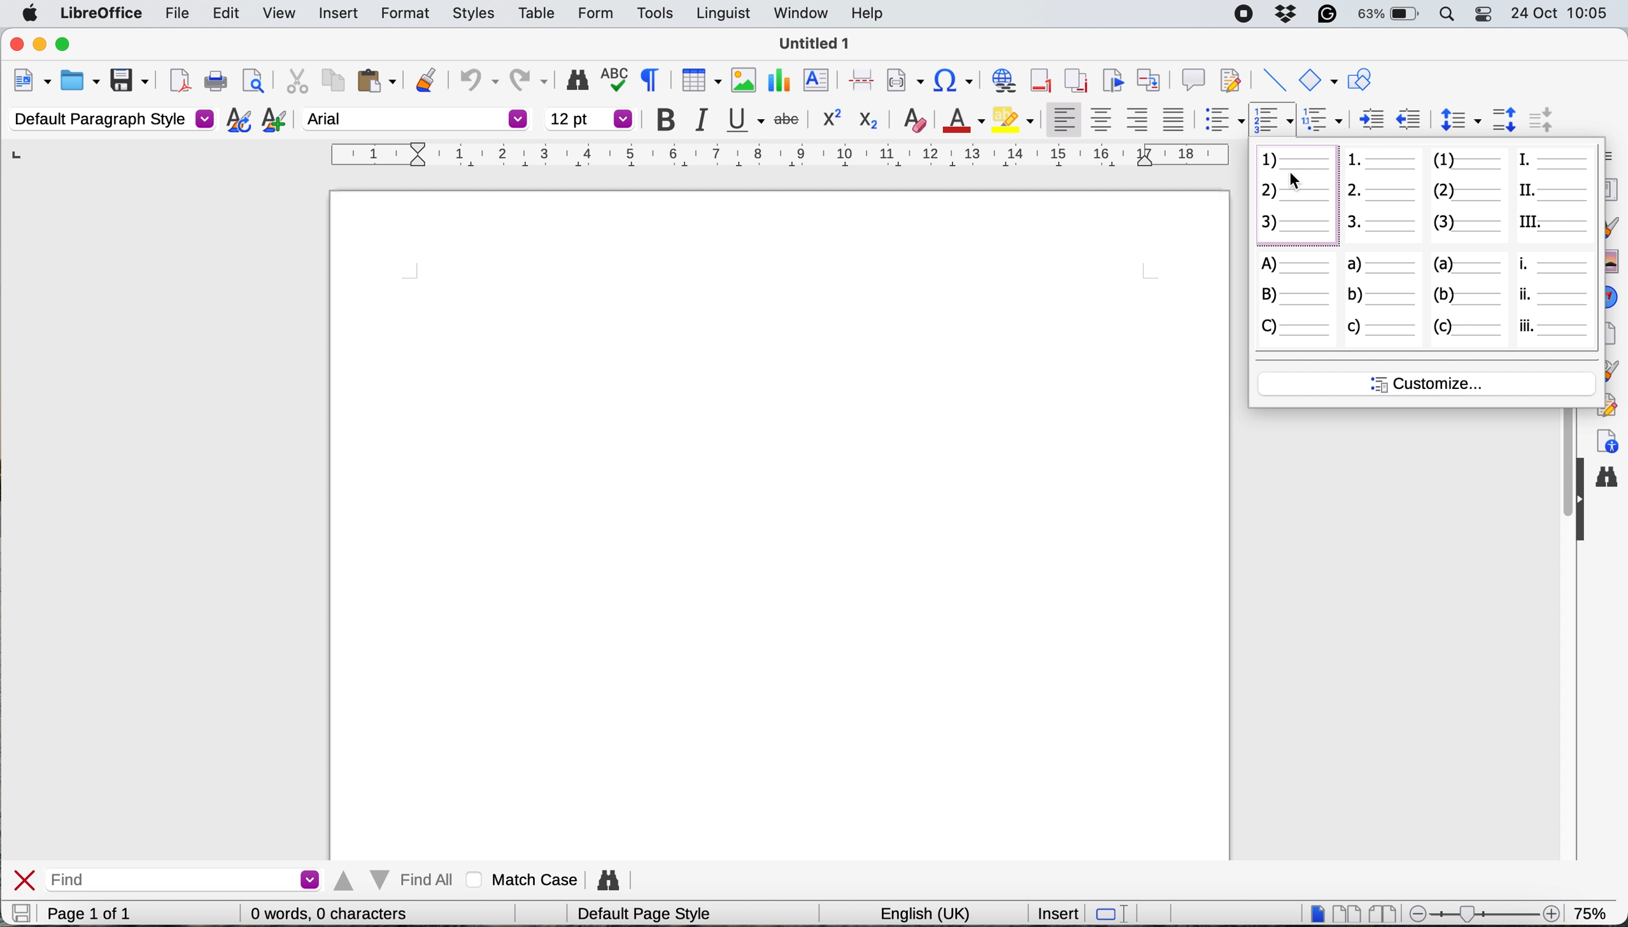  I want to click on grammarly, so click(1325, 13).